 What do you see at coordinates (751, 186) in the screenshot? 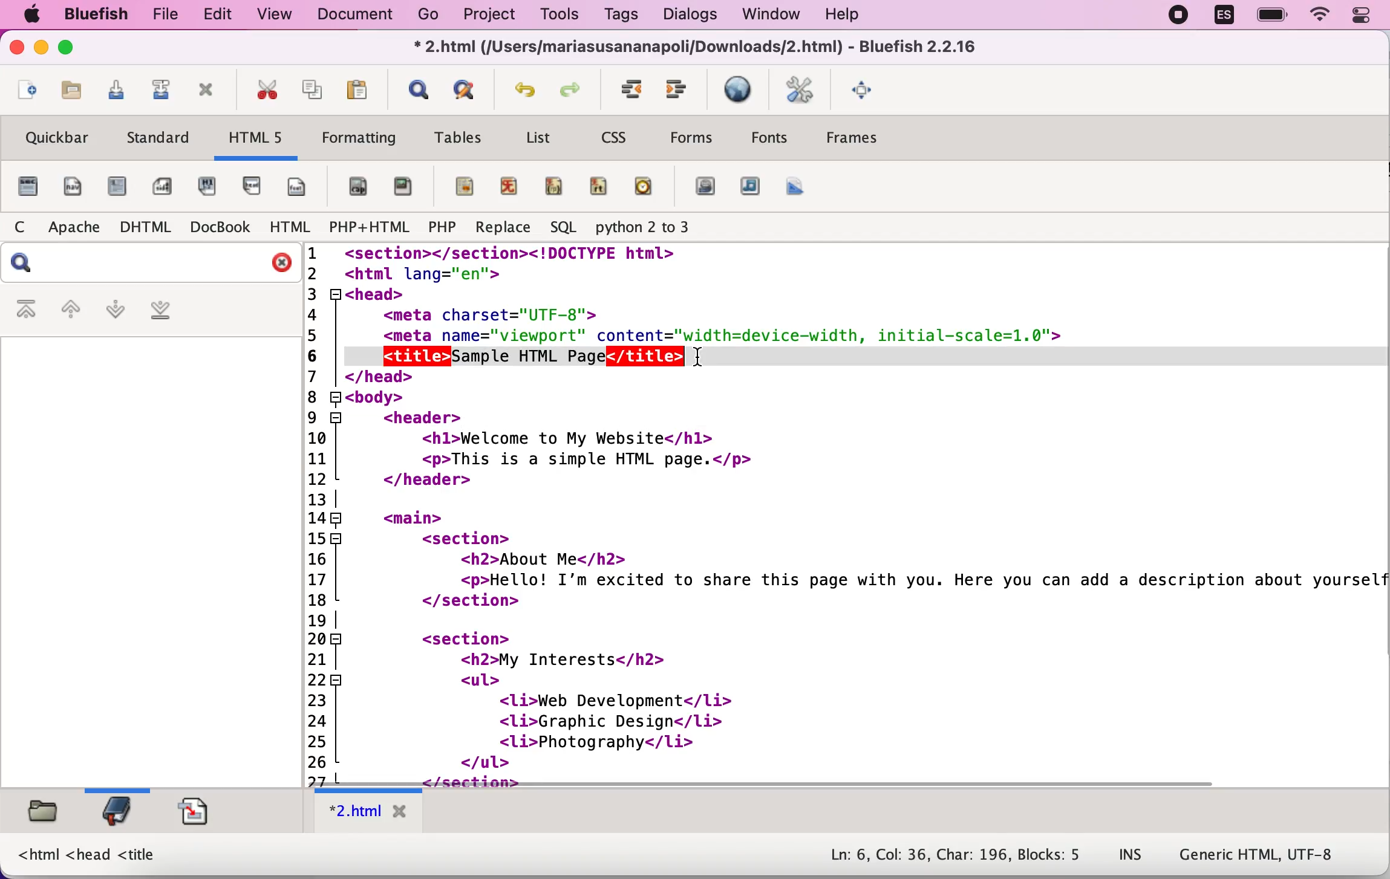
I see `audio` at bounding box center [751, 186].